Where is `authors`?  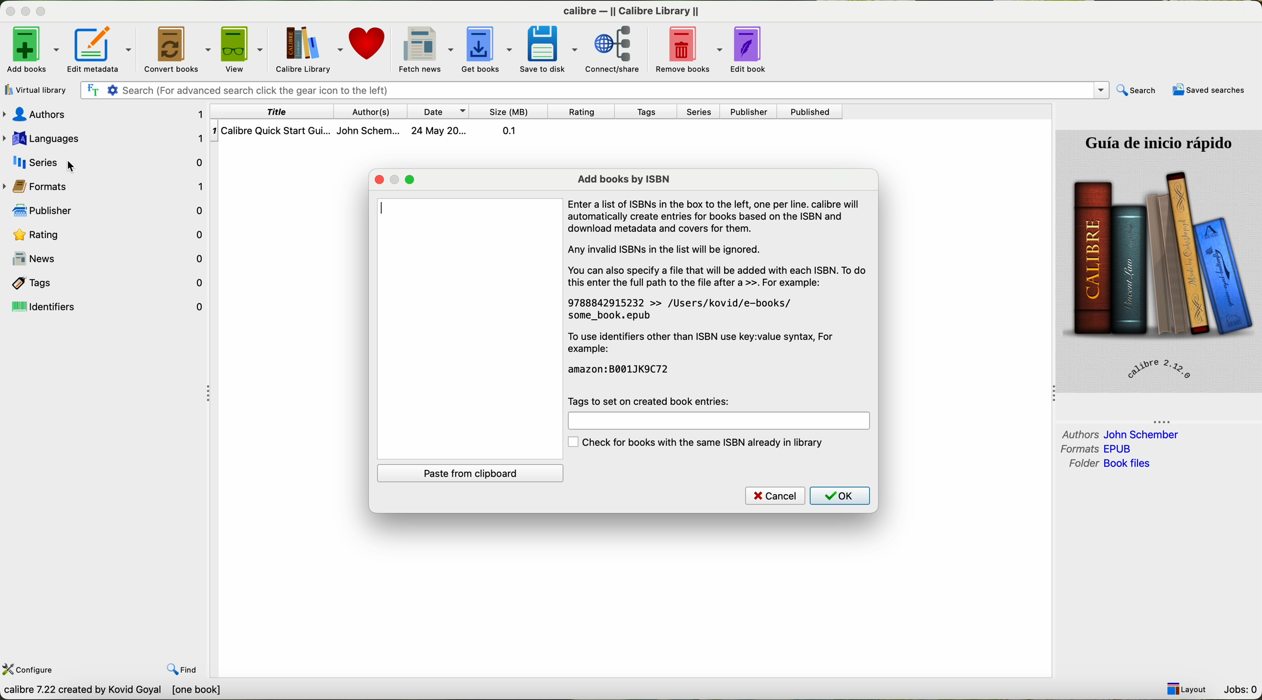
authors is located at coordinates (369, 111).